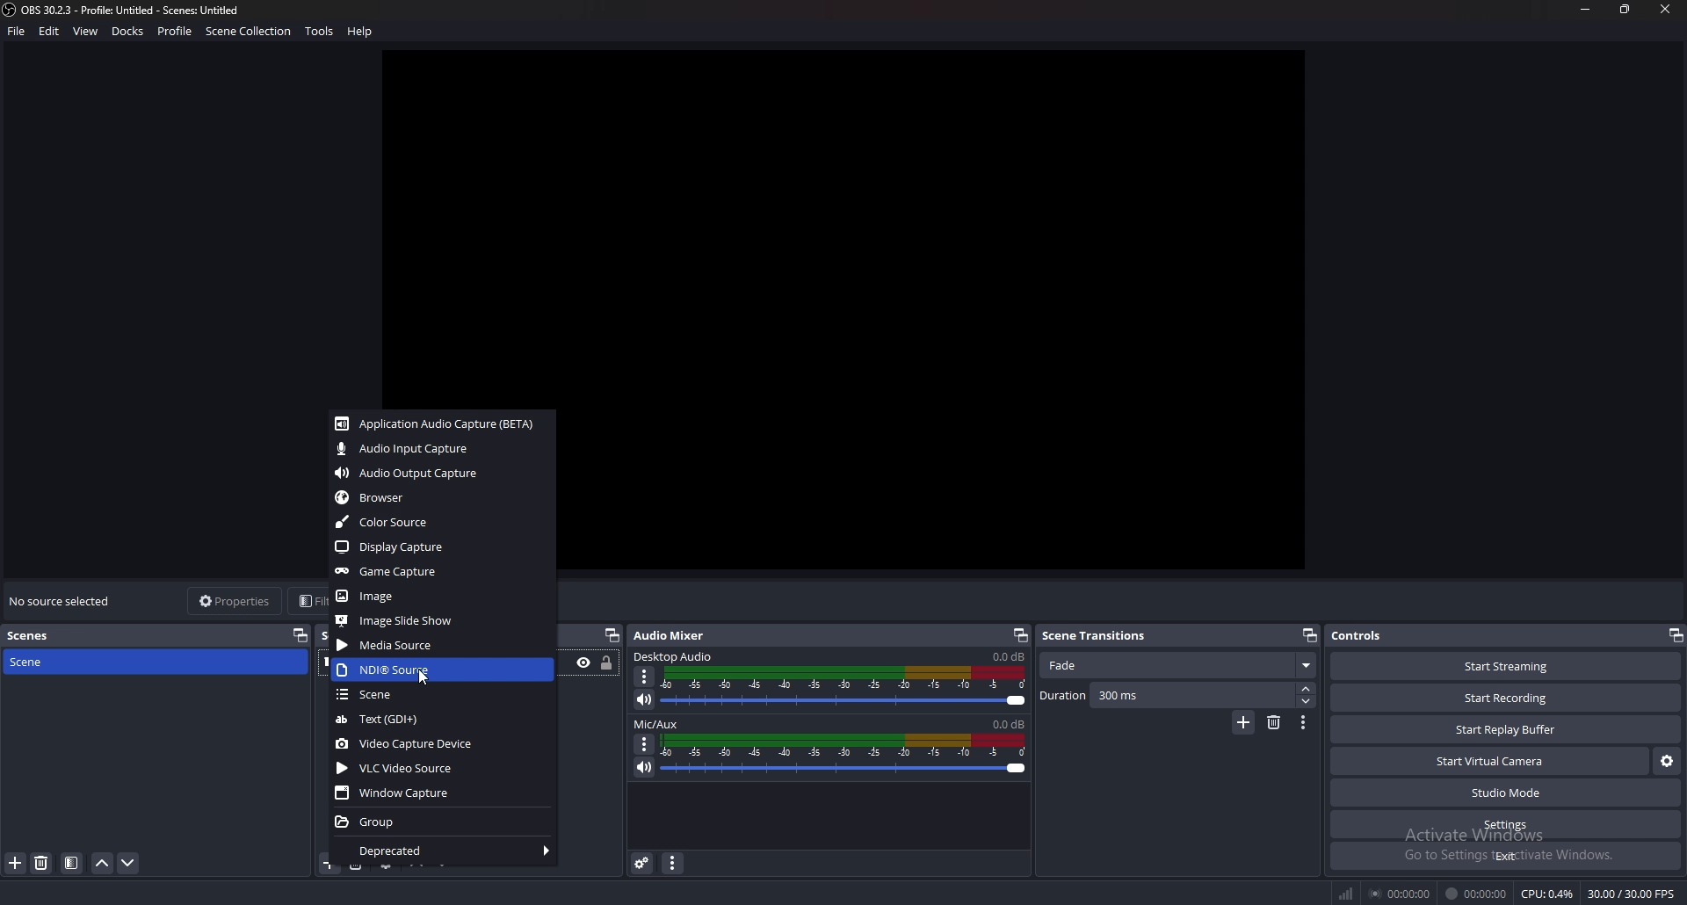 The height and width of the screenshot is (905, 1687). What do you see at coordinates (1302, 723) in the screenshot?
I see `transition properties` at bounding box center [1302, 723].